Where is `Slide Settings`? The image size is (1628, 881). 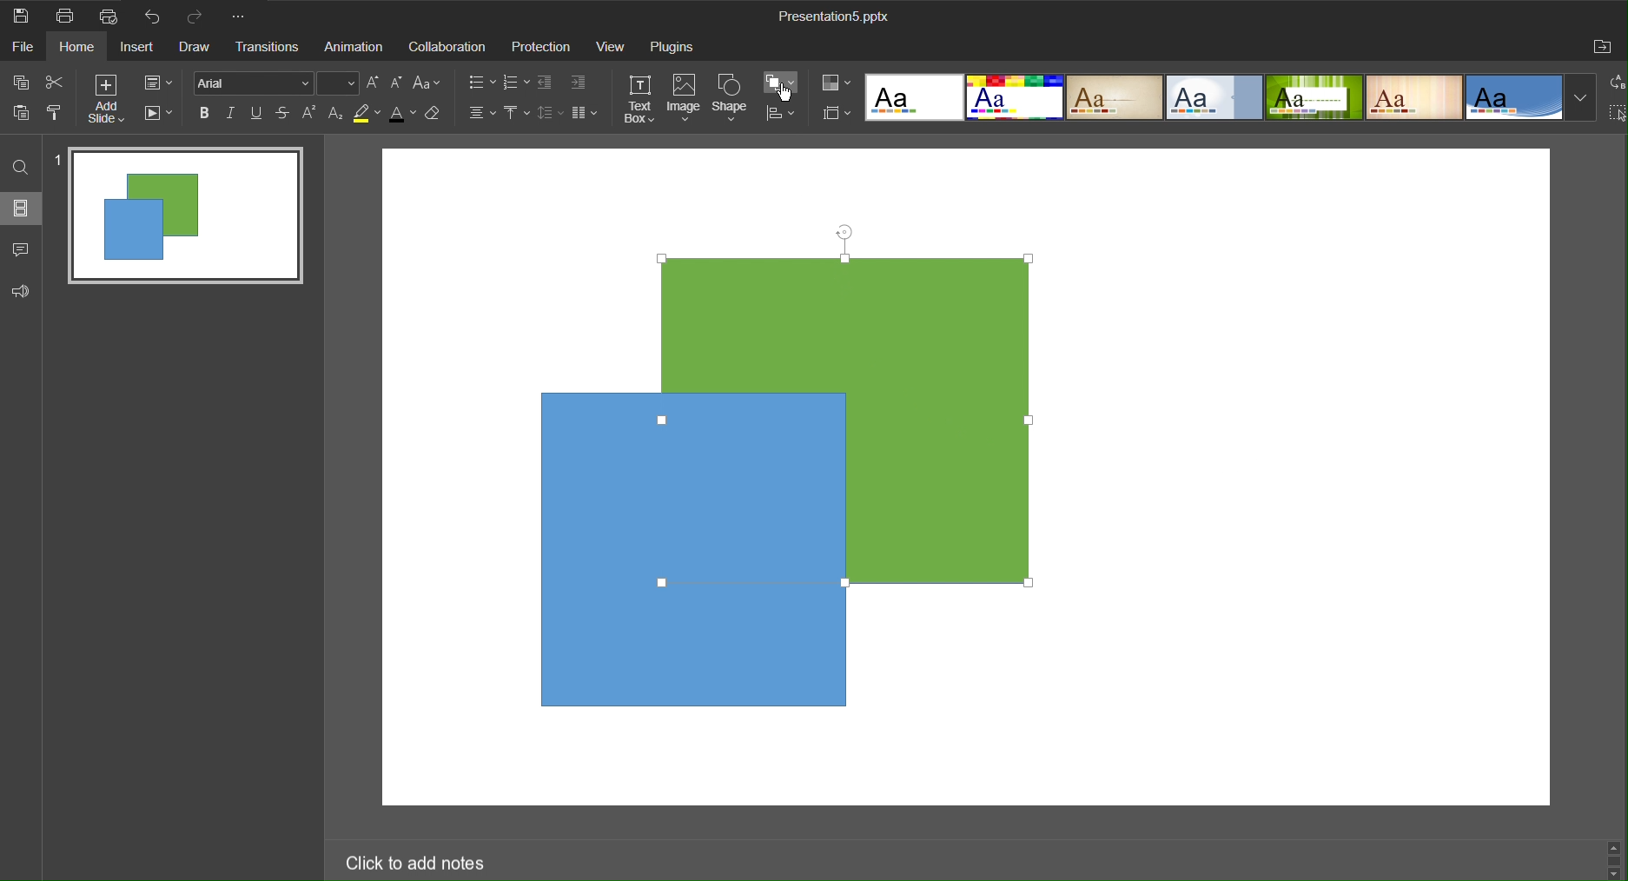 Slide Settings is located at coordinates (157, 84).